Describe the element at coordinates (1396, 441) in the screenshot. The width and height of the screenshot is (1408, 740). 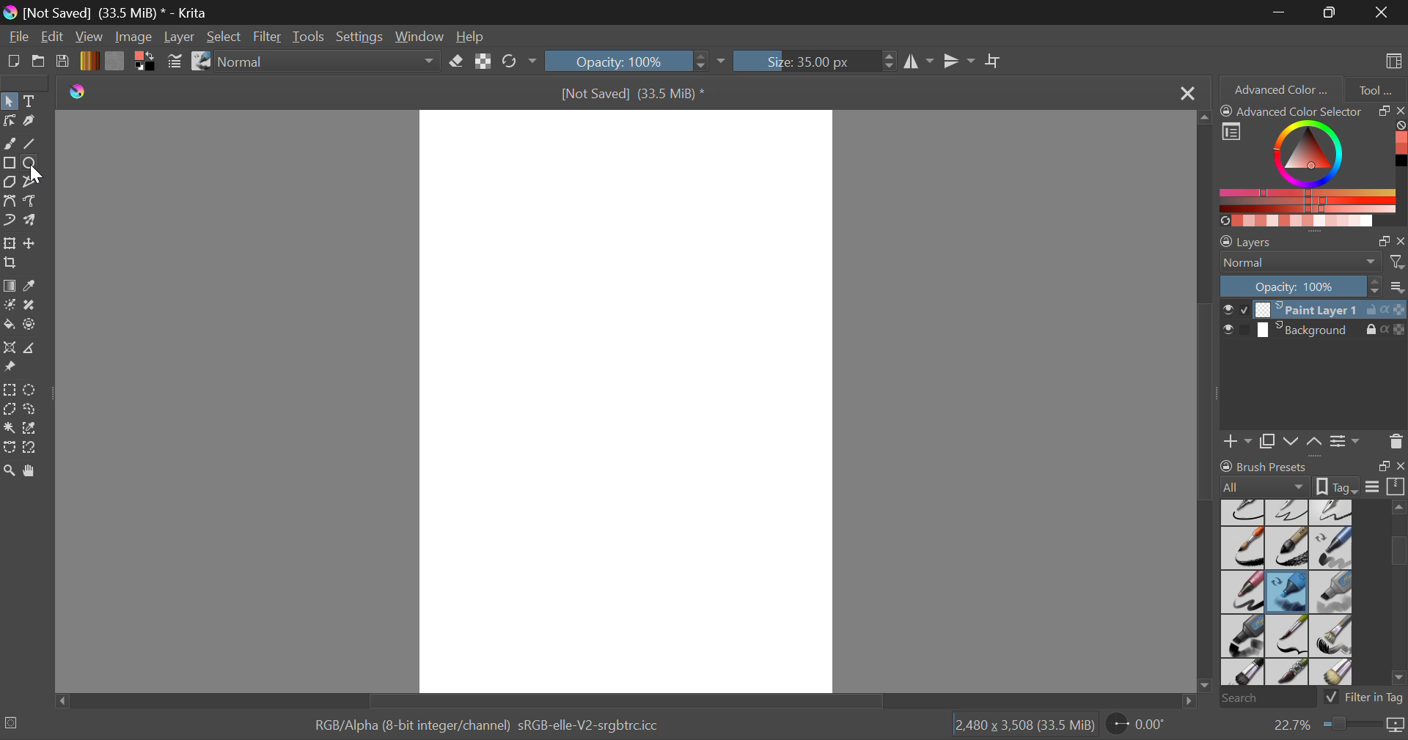
I see `Delete` at that location.